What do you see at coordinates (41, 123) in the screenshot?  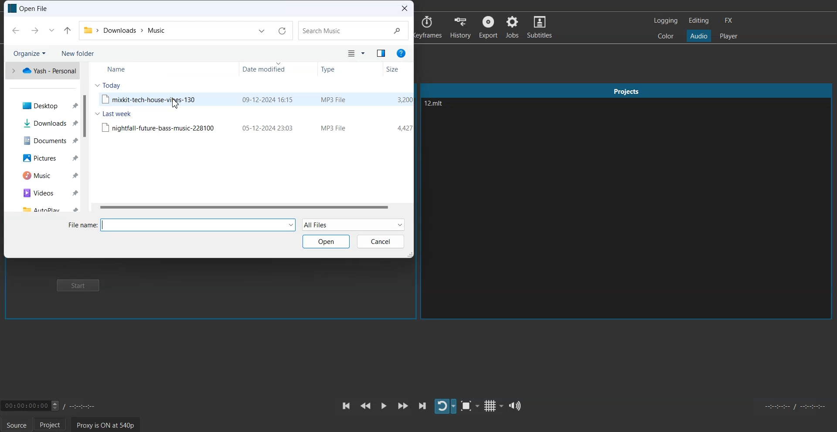 I see `Downloads` at bounding box center [41, 123].